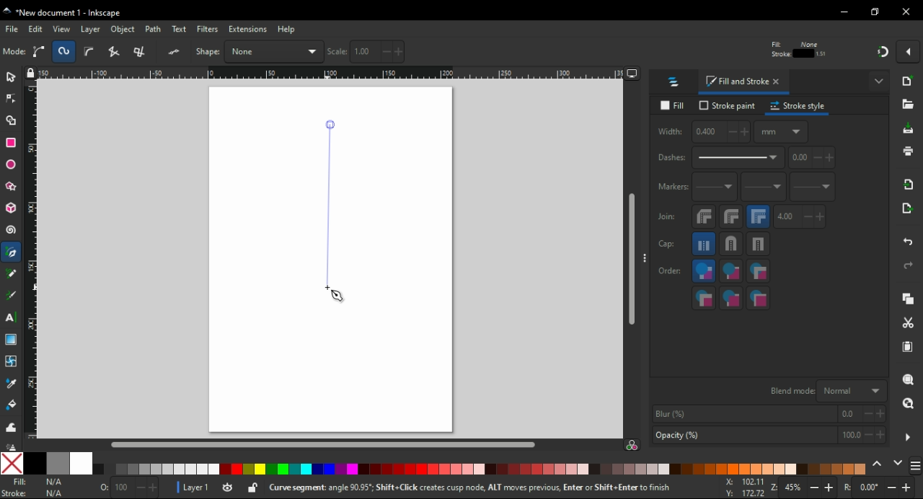  Describe the element at coordinates (632, 260) in the screenshot. I see `scroll bar` at that location.